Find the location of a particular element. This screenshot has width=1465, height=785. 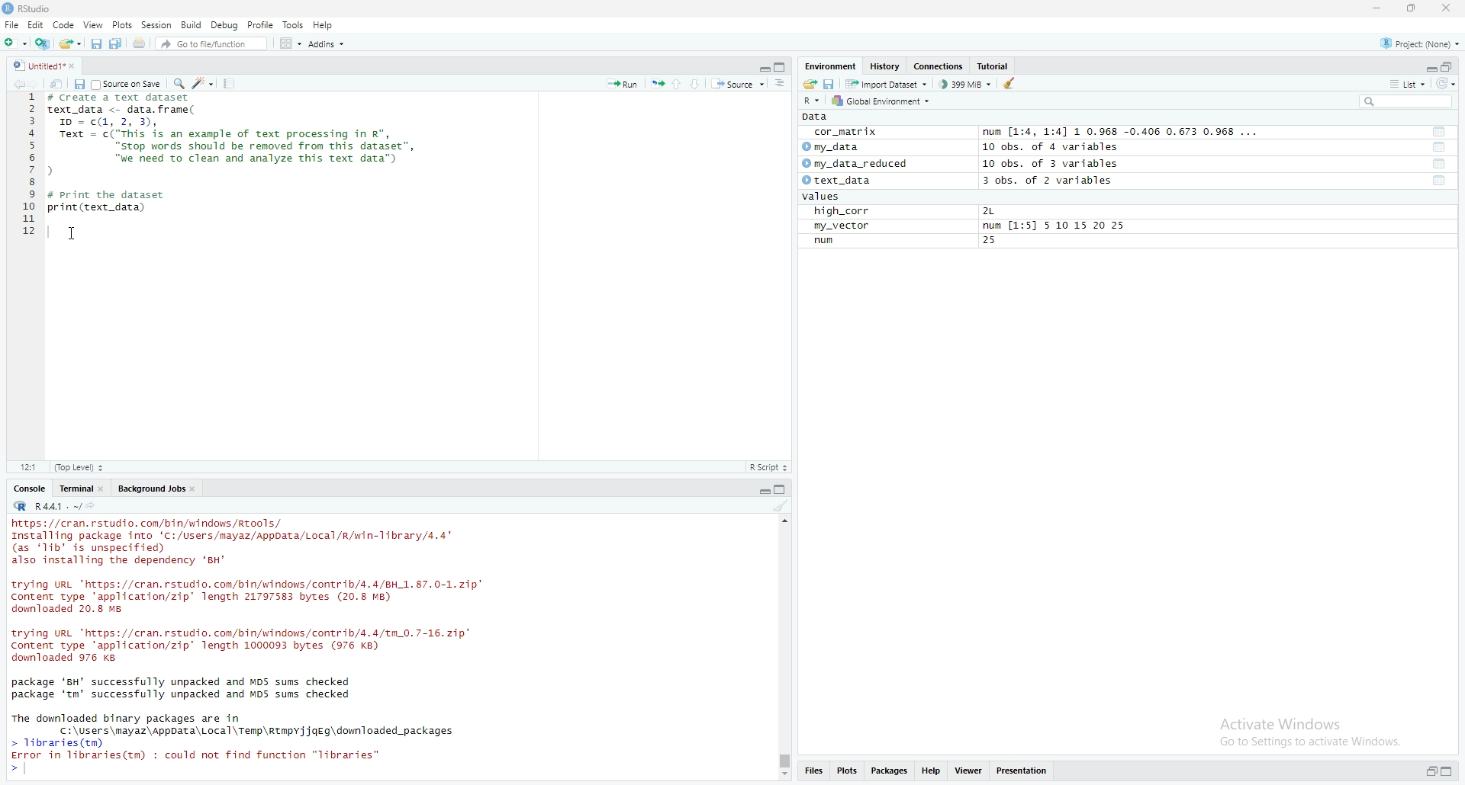

line numbers is located at coordinates (24, 175).